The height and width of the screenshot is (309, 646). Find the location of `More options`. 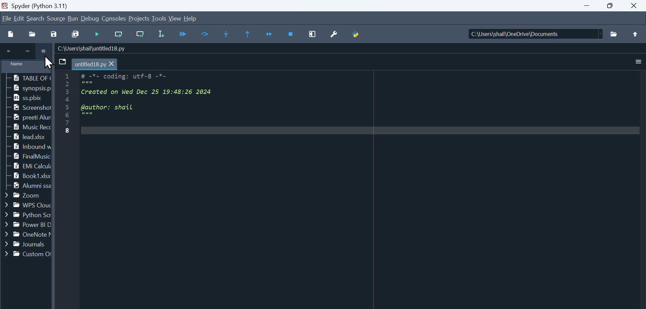

More options is located at coordinates (639, 62).